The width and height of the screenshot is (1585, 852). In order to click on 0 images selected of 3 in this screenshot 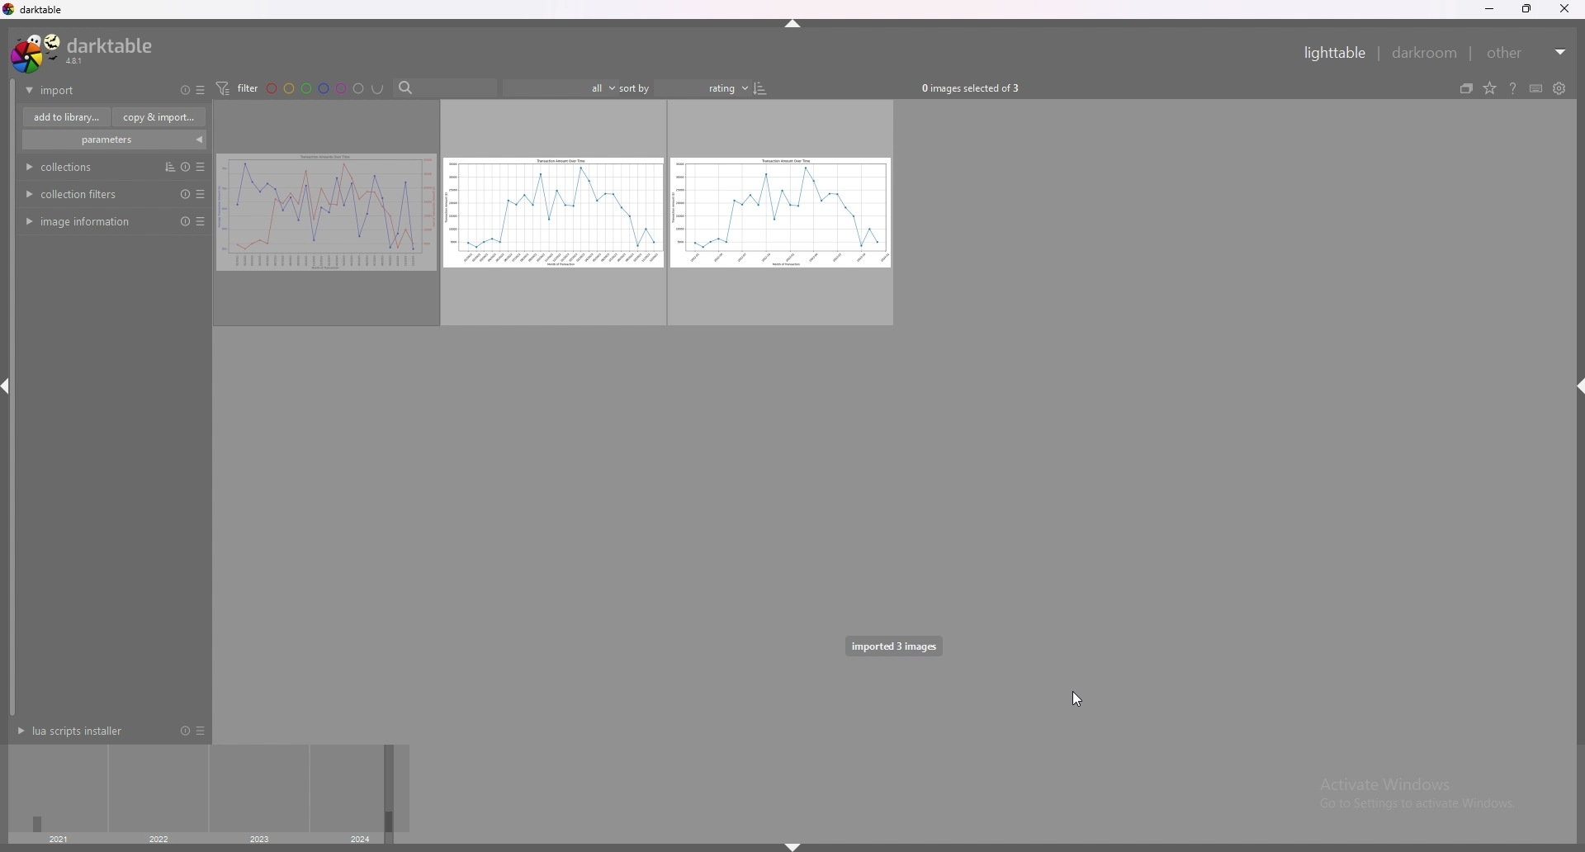, I will do `click(976, 88)`.